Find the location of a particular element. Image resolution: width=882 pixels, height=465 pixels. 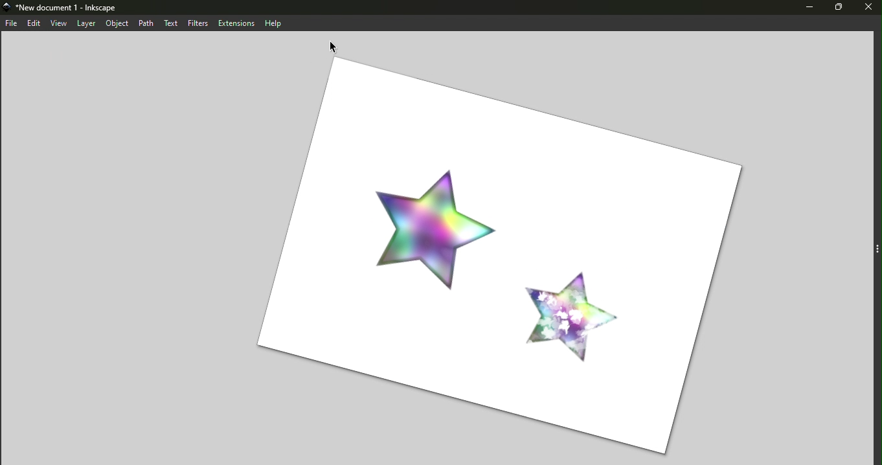

new document 1-inkscape is located at coordinates (65, 8).